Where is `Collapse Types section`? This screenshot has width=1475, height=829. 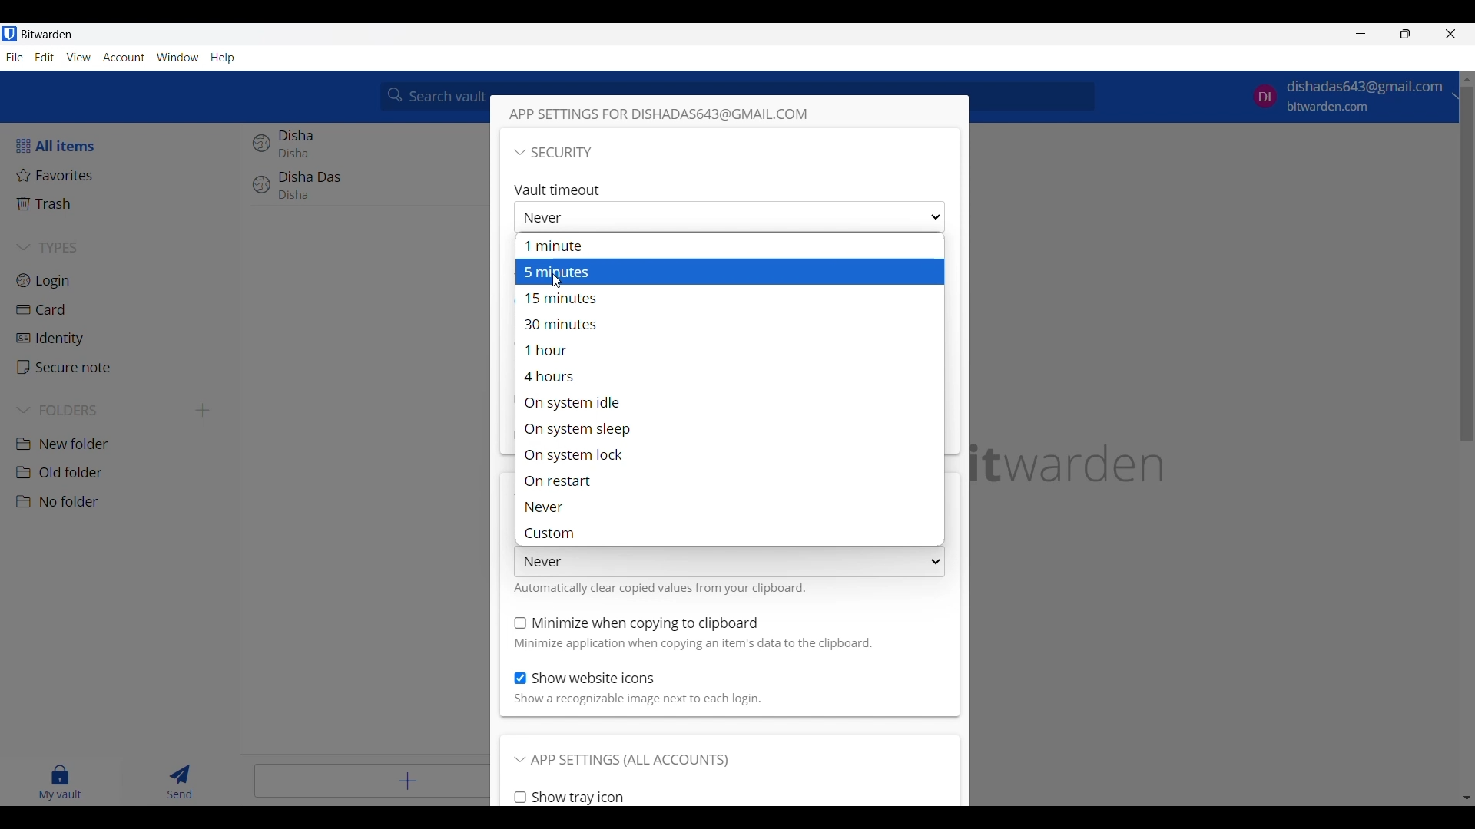 Collapse Types section is located at coordinates (124, 247).